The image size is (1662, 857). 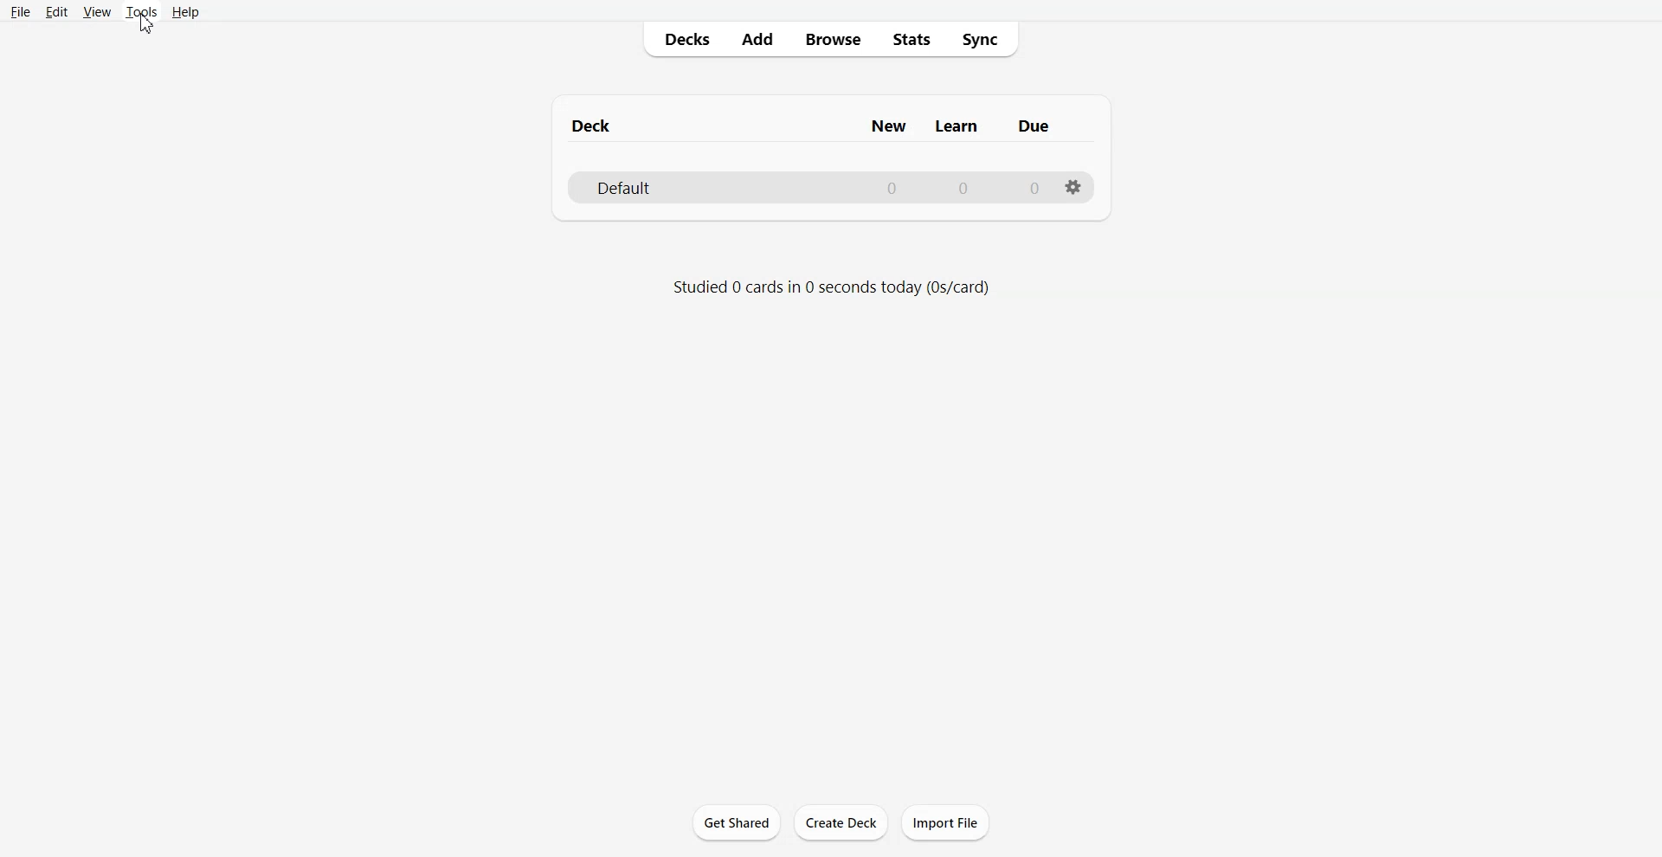 I want to click on Sync, so click(x=983, y=40).